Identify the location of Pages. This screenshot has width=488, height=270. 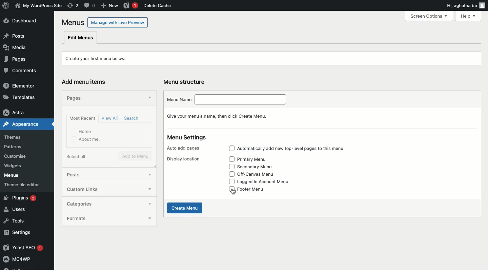
(73, 98).